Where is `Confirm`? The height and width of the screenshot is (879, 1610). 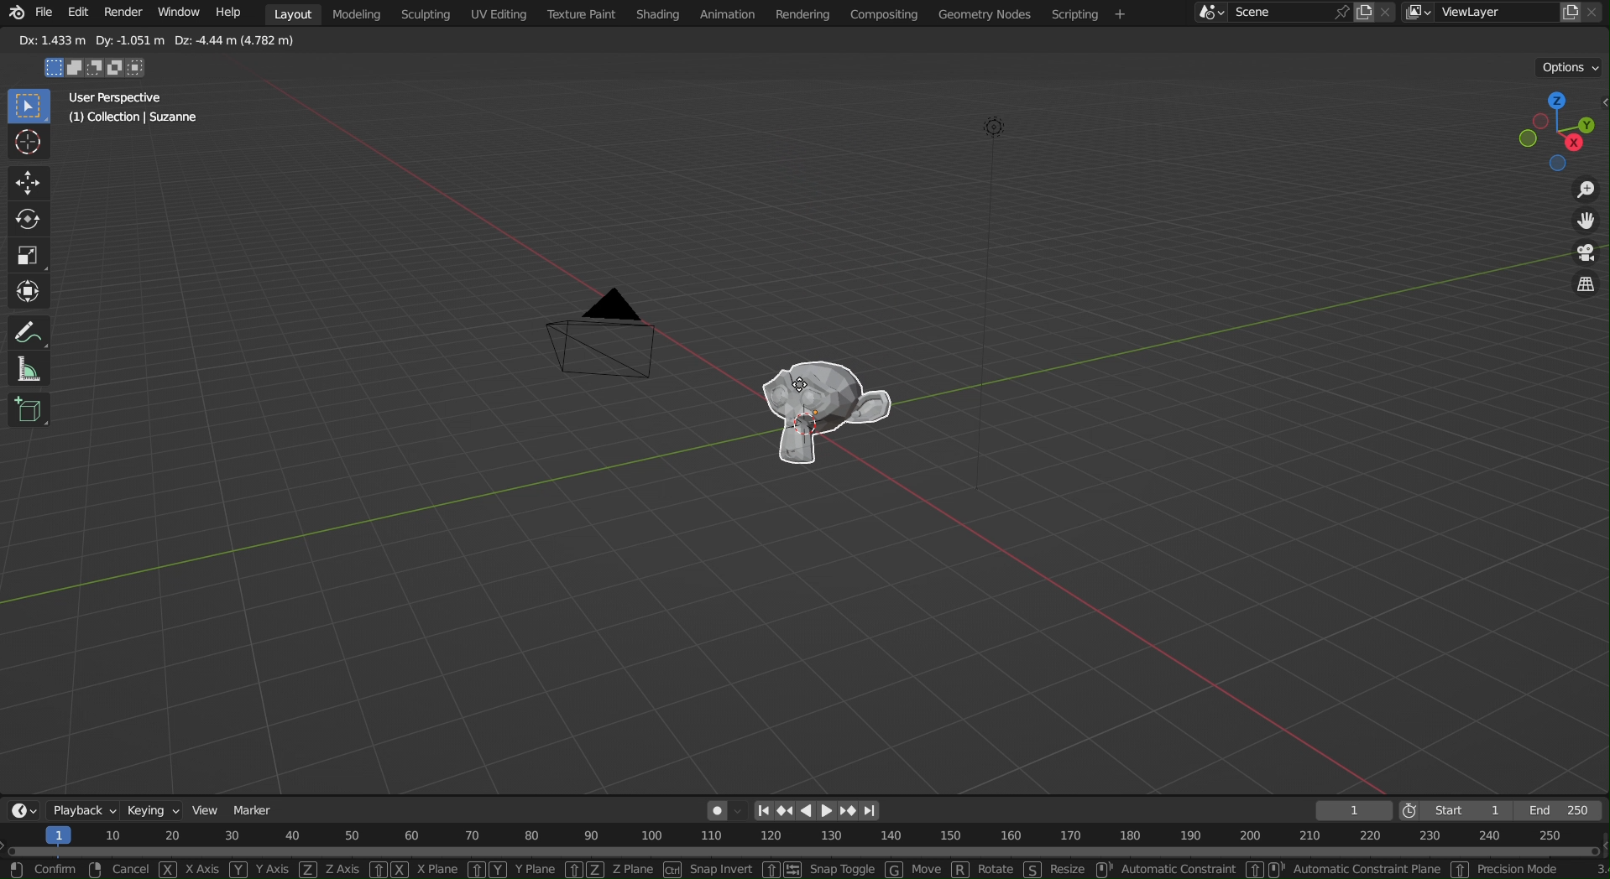
Confirm is located at coordinates (55, 870).